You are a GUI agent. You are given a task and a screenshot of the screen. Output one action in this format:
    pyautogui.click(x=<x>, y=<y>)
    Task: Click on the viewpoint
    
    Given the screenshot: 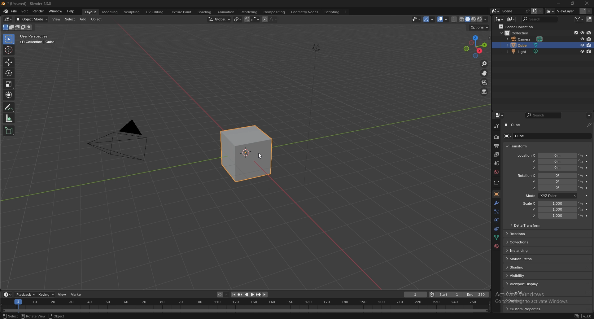 What is the action you would take?
    pyautogui.click(x=475, y=46)
    